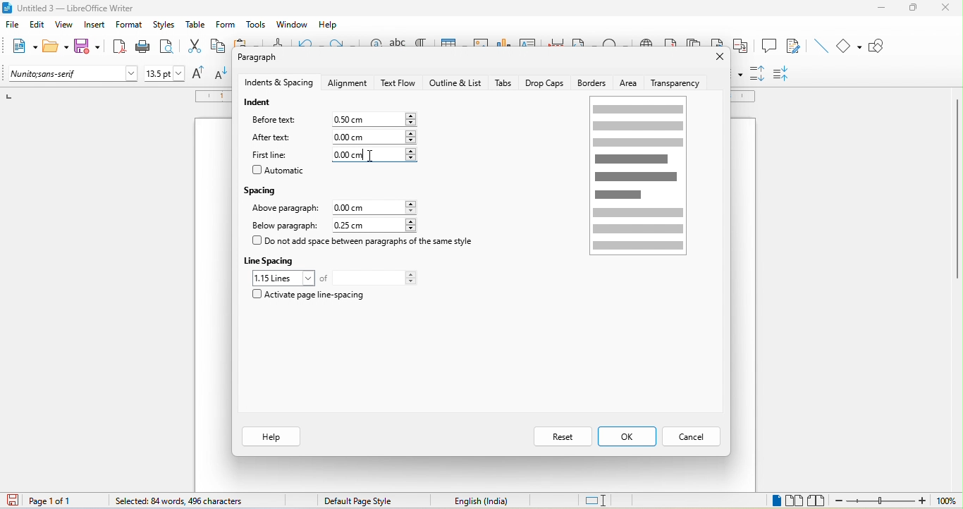  I want to click on close, so click(718, 56).